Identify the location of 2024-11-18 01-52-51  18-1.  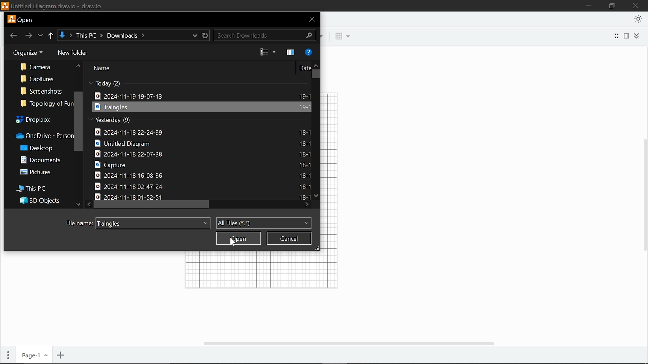
(202, 196).